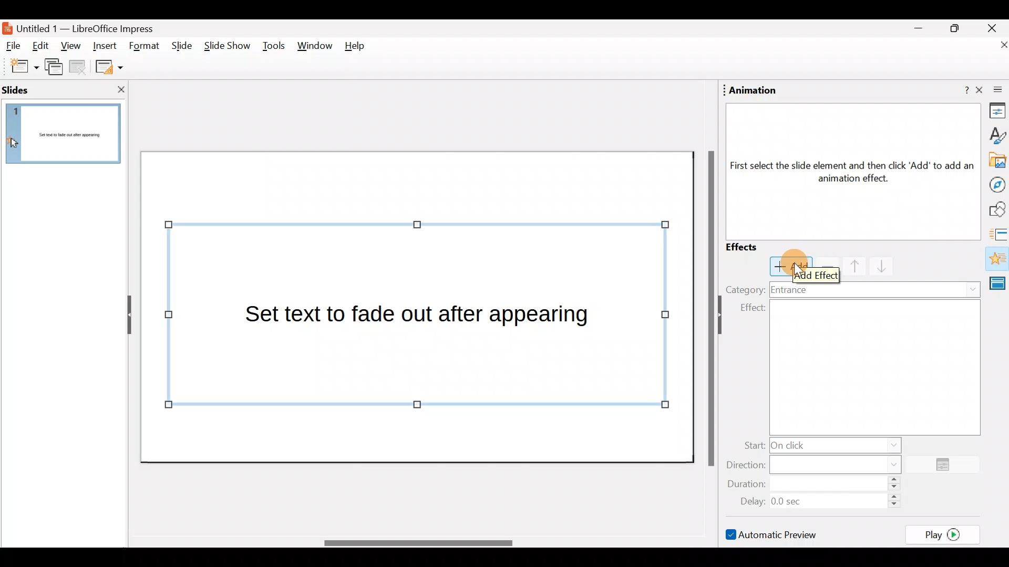  What do you see at coordinates (359, 48) in the screenshot?
I see `Help` at bounding box center [359, 48].